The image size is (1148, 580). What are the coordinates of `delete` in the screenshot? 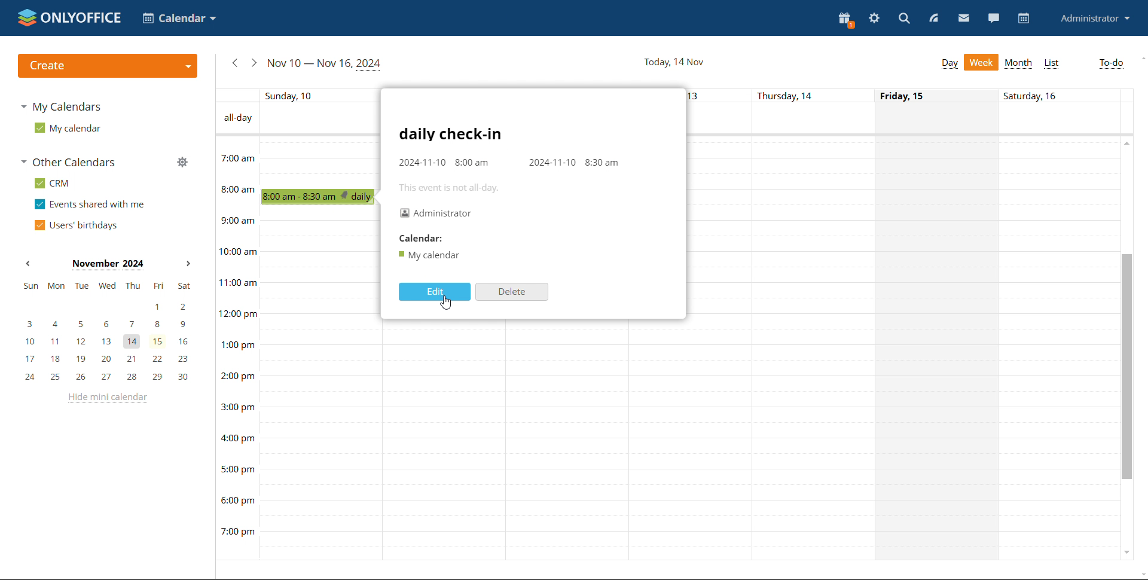 It's located at (511, 292).